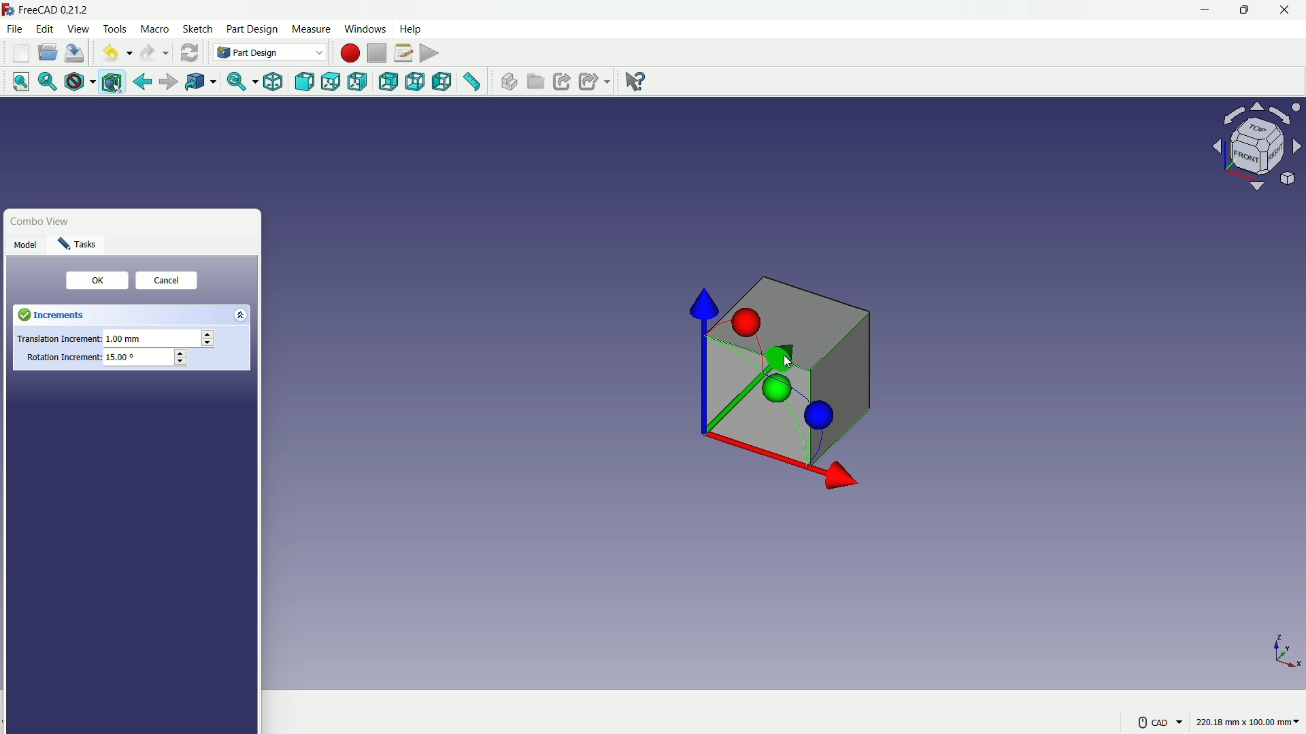 This screenshot has width=1306, height=734. Describe the element at coordinates (114, 54) in the screenshot. I see `undo` at that location.